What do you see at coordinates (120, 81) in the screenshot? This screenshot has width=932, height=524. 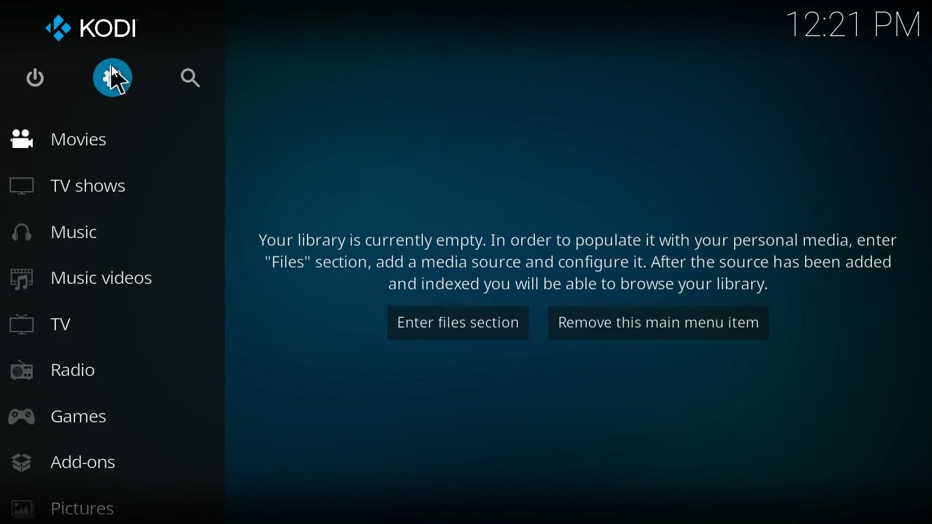 I see `cursor` at bounding box center [120, 81].